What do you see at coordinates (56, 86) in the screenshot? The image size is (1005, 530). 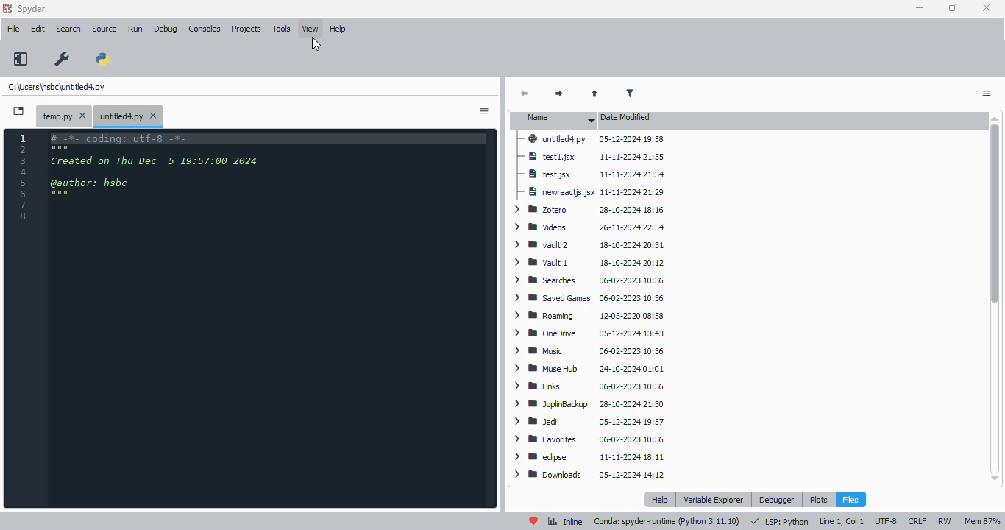 I see `untitled4.py` at bounding box center [56, 86].